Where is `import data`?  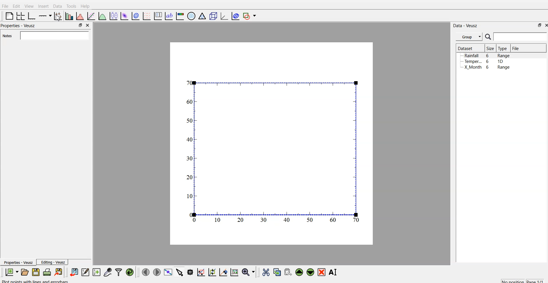 import data is located at coordinates (74, 272).